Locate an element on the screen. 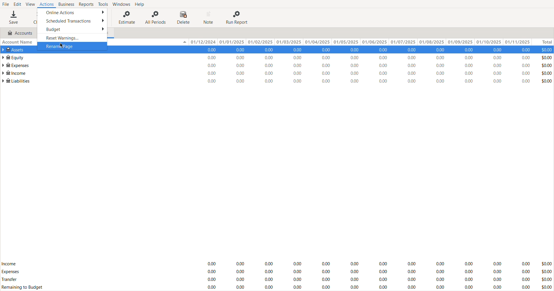 The height and width of the screenshot is (291, 554). Reset warnings is located at coordinates (71, 37).